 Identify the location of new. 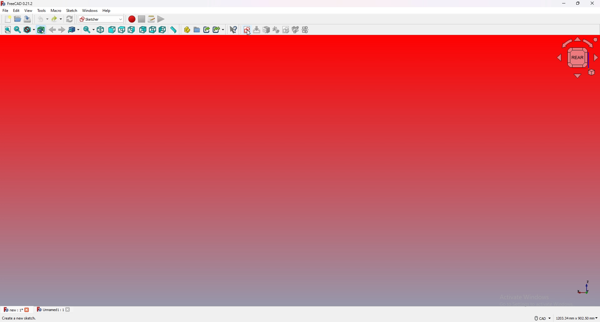
(7, 19).